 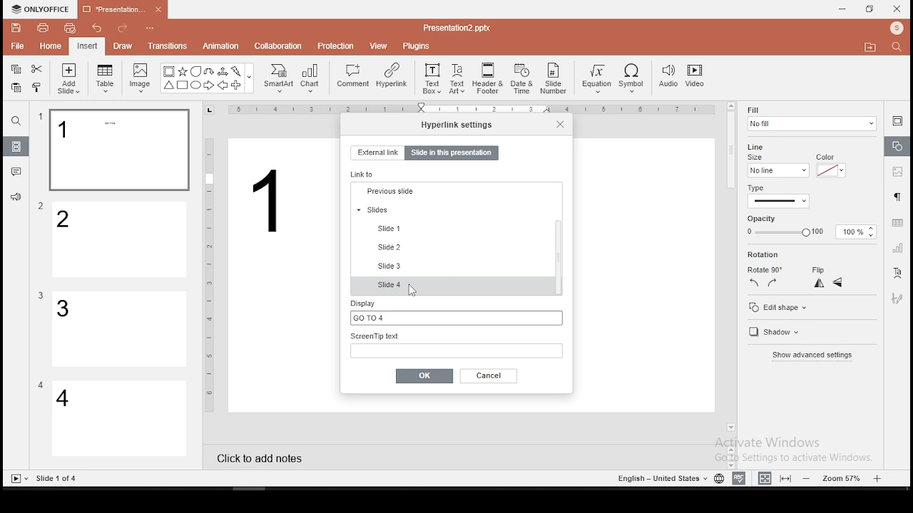 I want to click on Plus, so click(x=237, y=85).